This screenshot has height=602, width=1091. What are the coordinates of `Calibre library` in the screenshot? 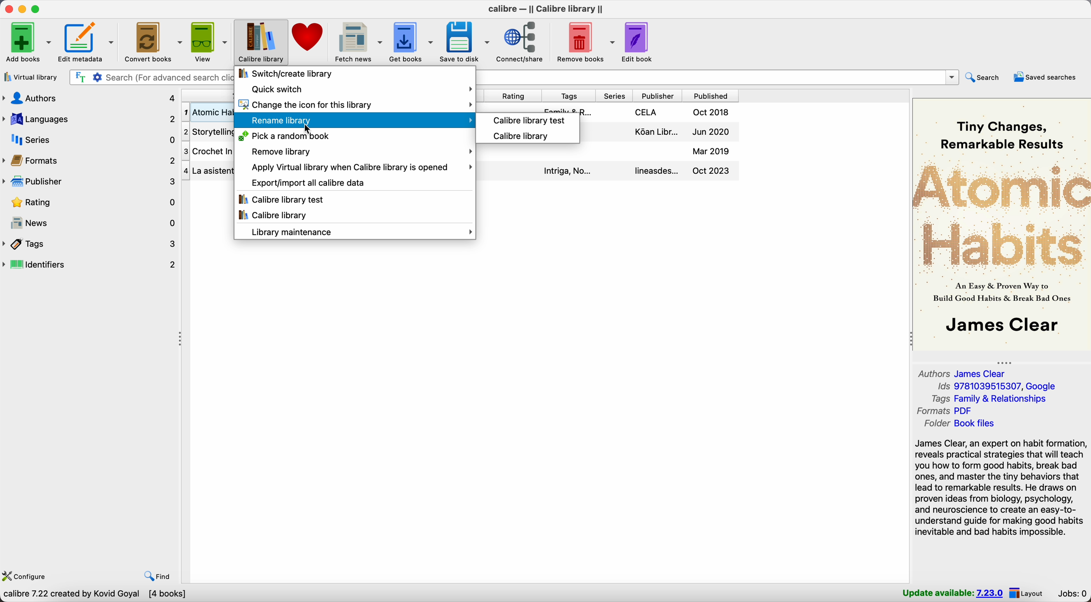 It's located at (262, 42).